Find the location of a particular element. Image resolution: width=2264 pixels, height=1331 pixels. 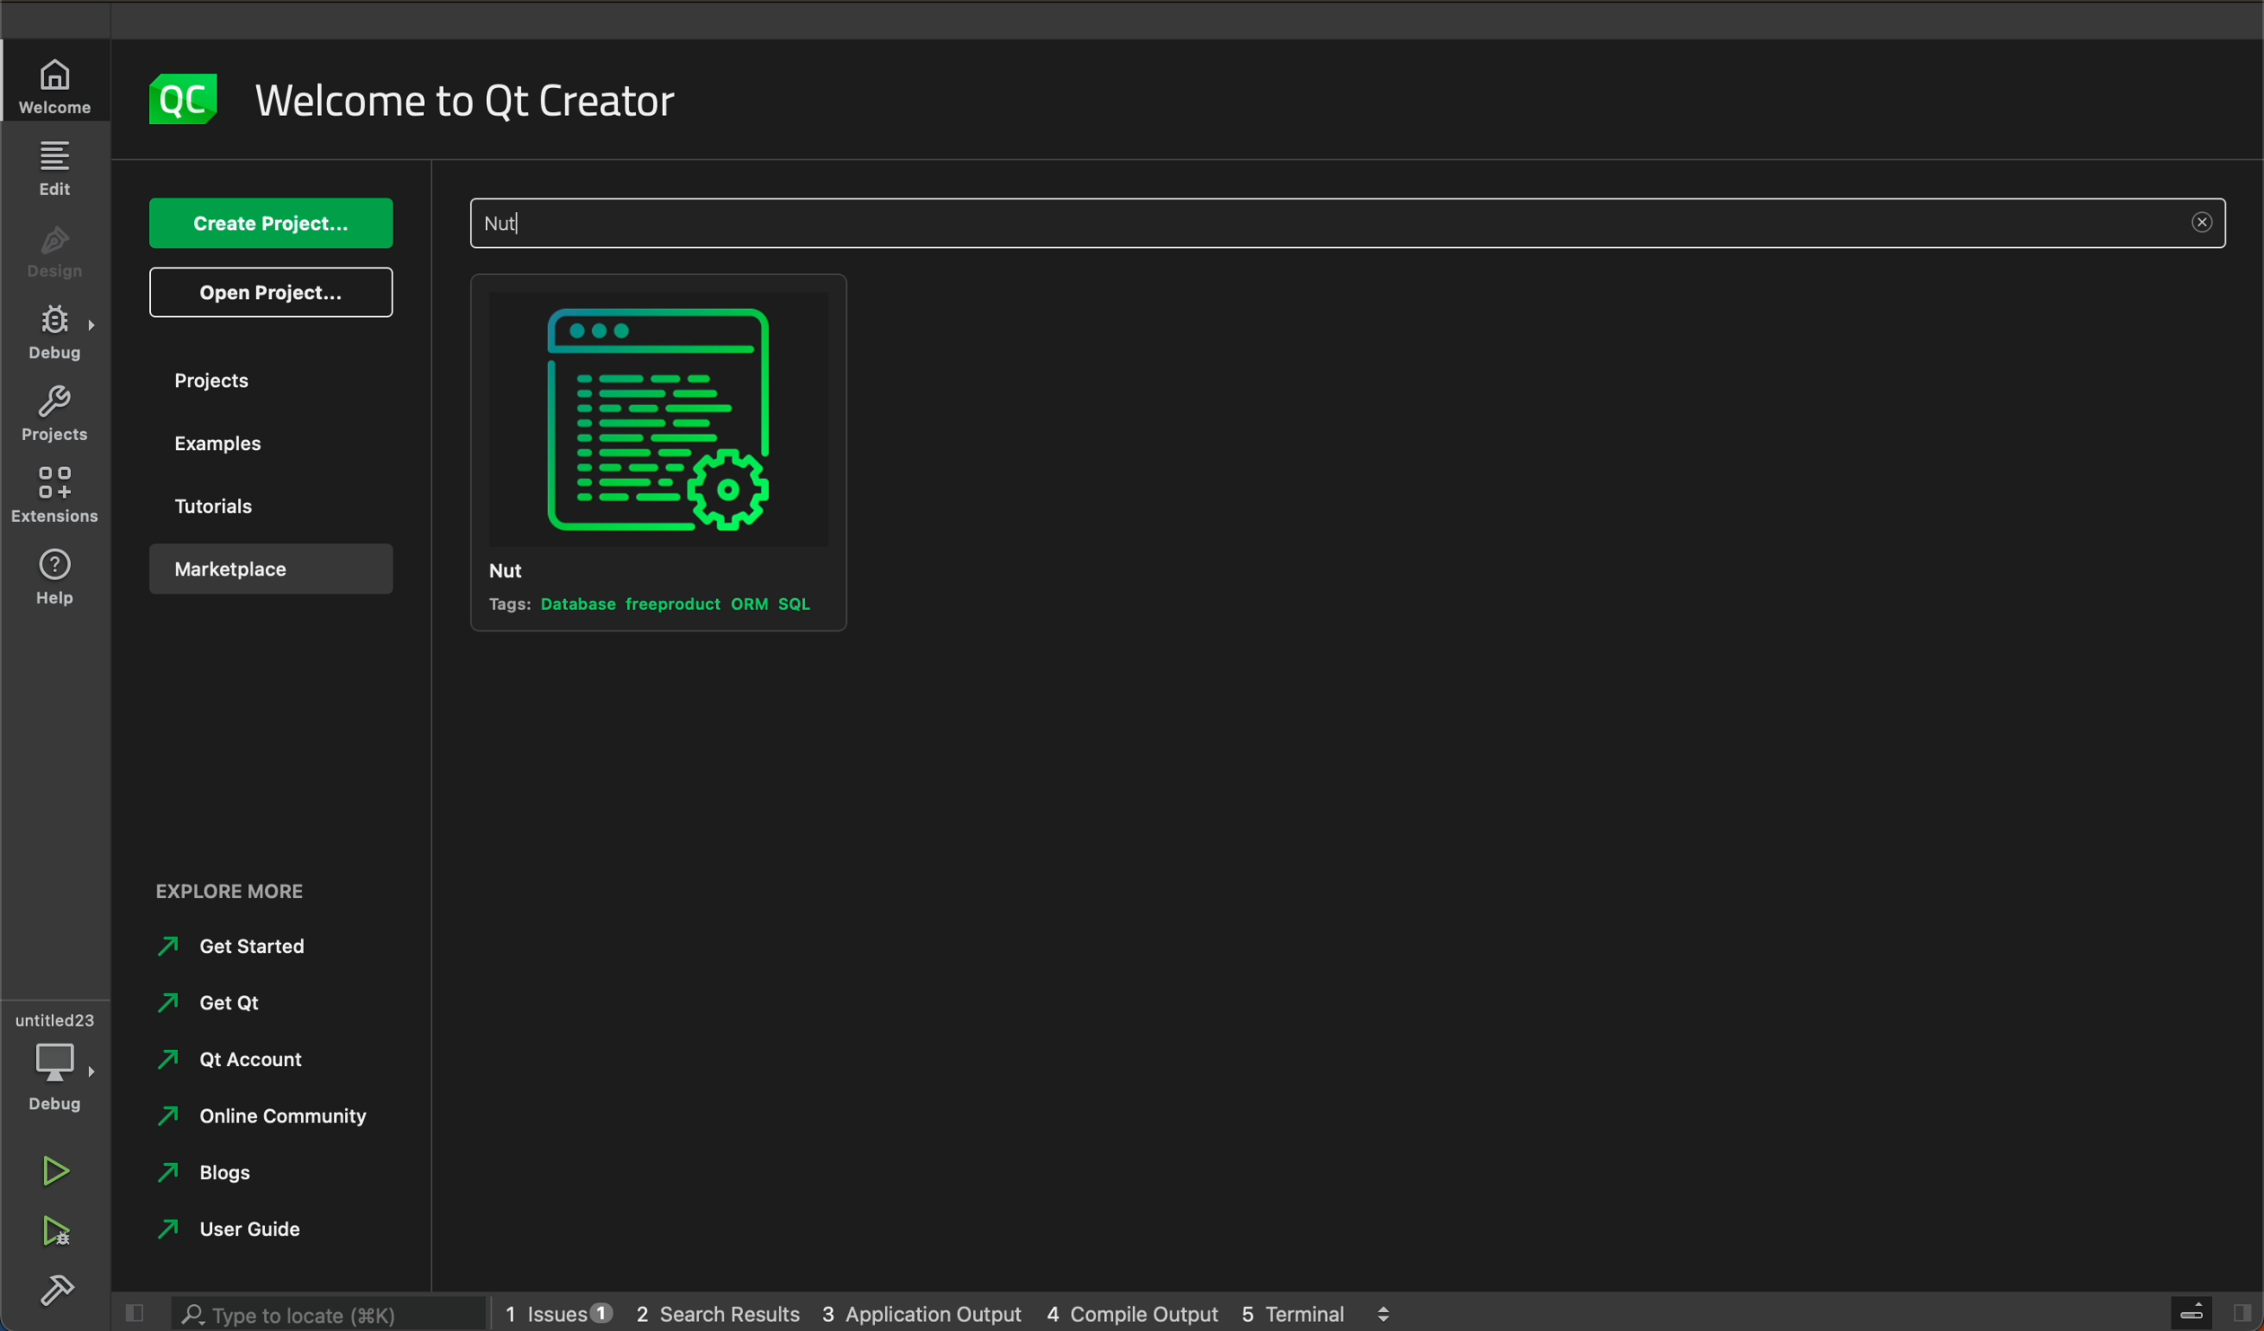

tutorials is located at coordinates (263, 507).